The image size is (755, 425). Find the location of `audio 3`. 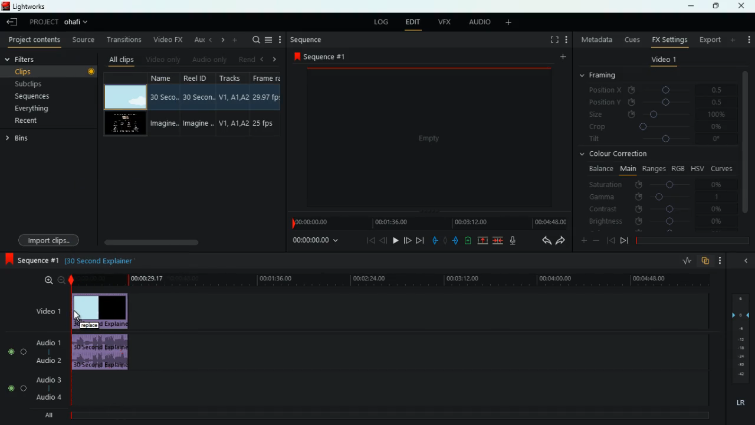

audio 3 is located at coordinates (48, 380).